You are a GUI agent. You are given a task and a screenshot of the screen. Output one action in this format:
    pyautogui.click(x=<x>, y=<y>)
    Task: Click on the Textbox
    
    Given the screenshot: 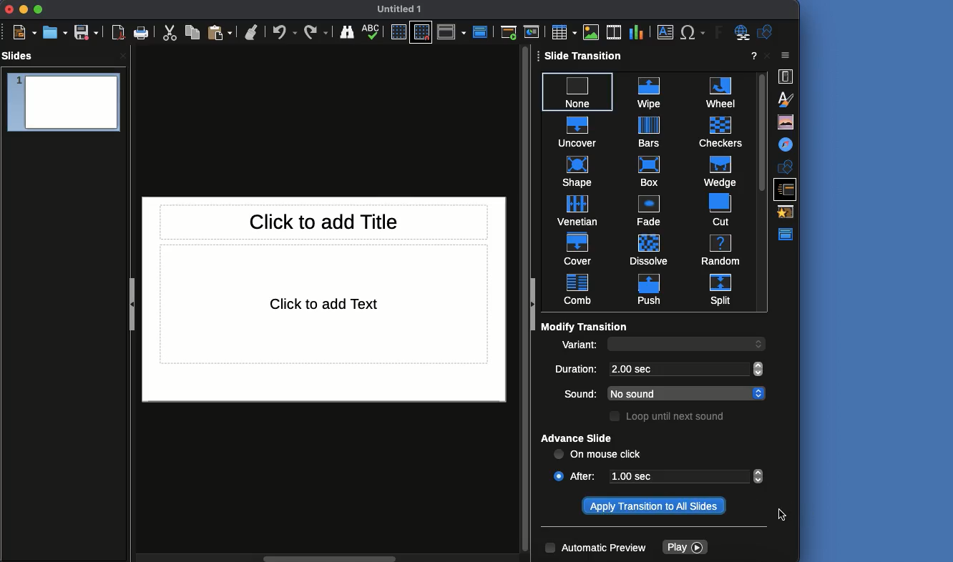 What is the action you would take?
    pyautogui.click(x=666, y=33)
    